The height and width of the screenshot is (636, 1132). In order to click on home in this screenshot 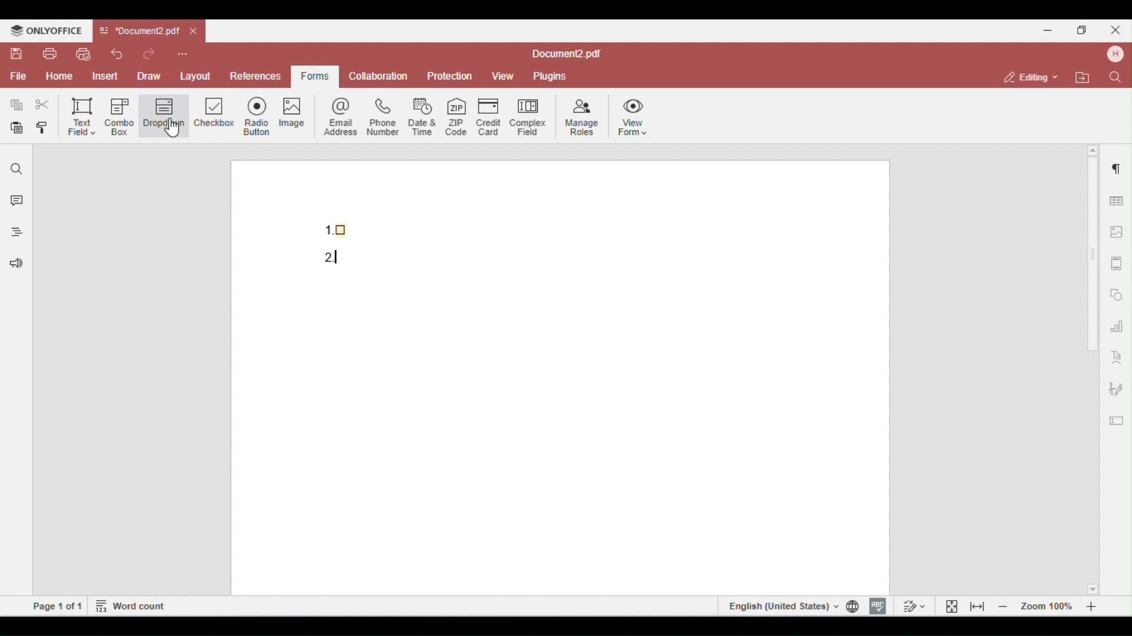, I will do `click(59, 77)`.